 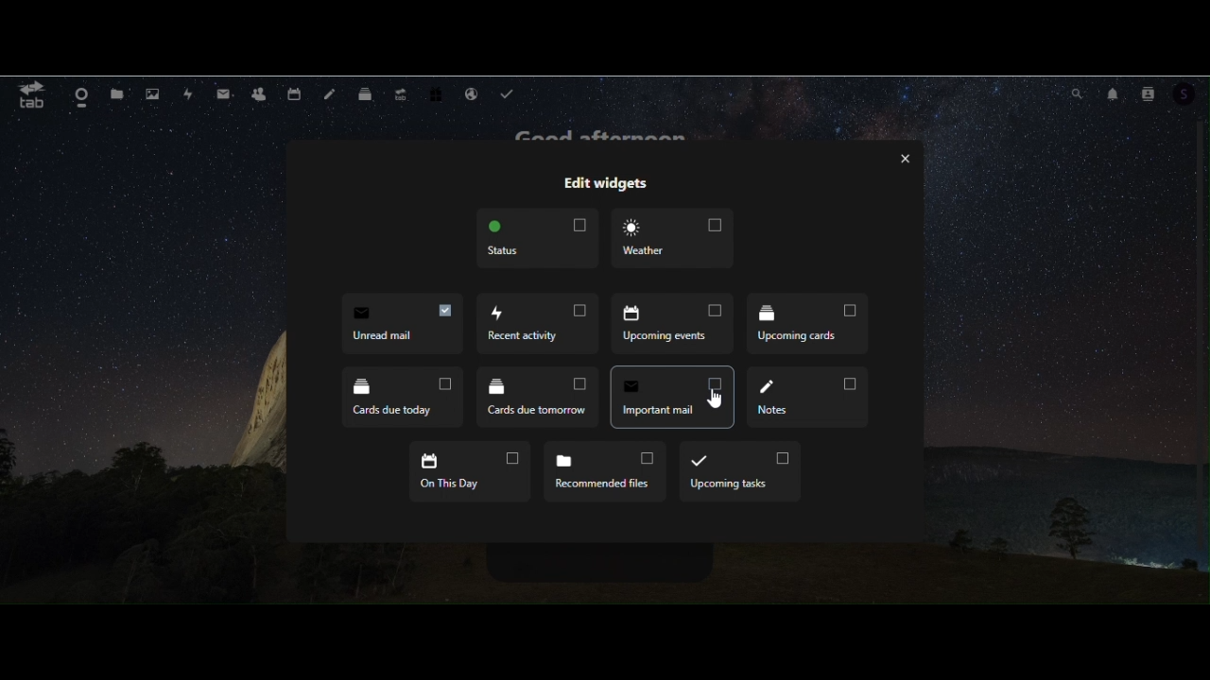 I want to click on Important mail, so click(x=536, y=399).